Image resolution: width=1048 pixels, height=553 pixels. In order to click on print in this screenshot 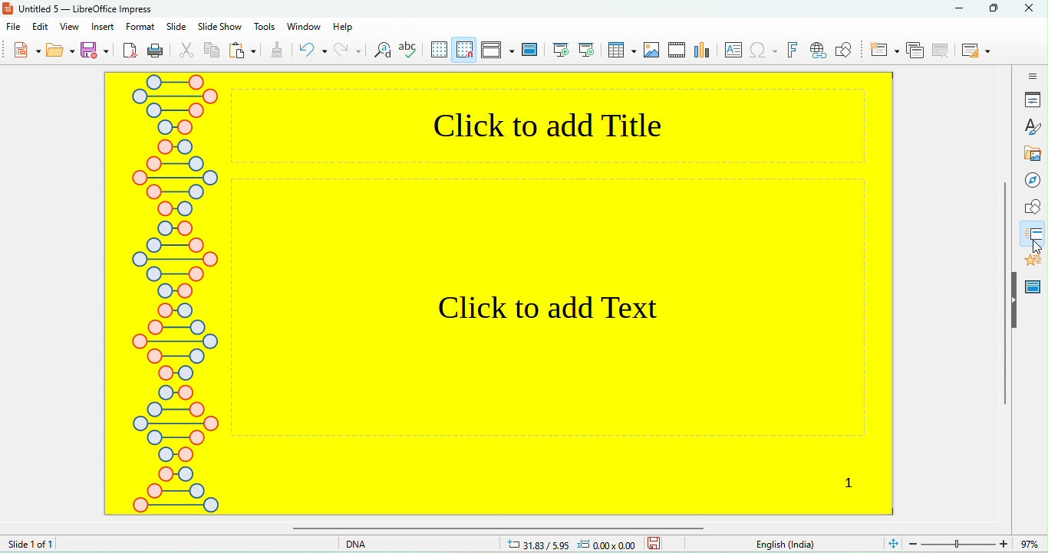, I will do `click(157, 52)`.